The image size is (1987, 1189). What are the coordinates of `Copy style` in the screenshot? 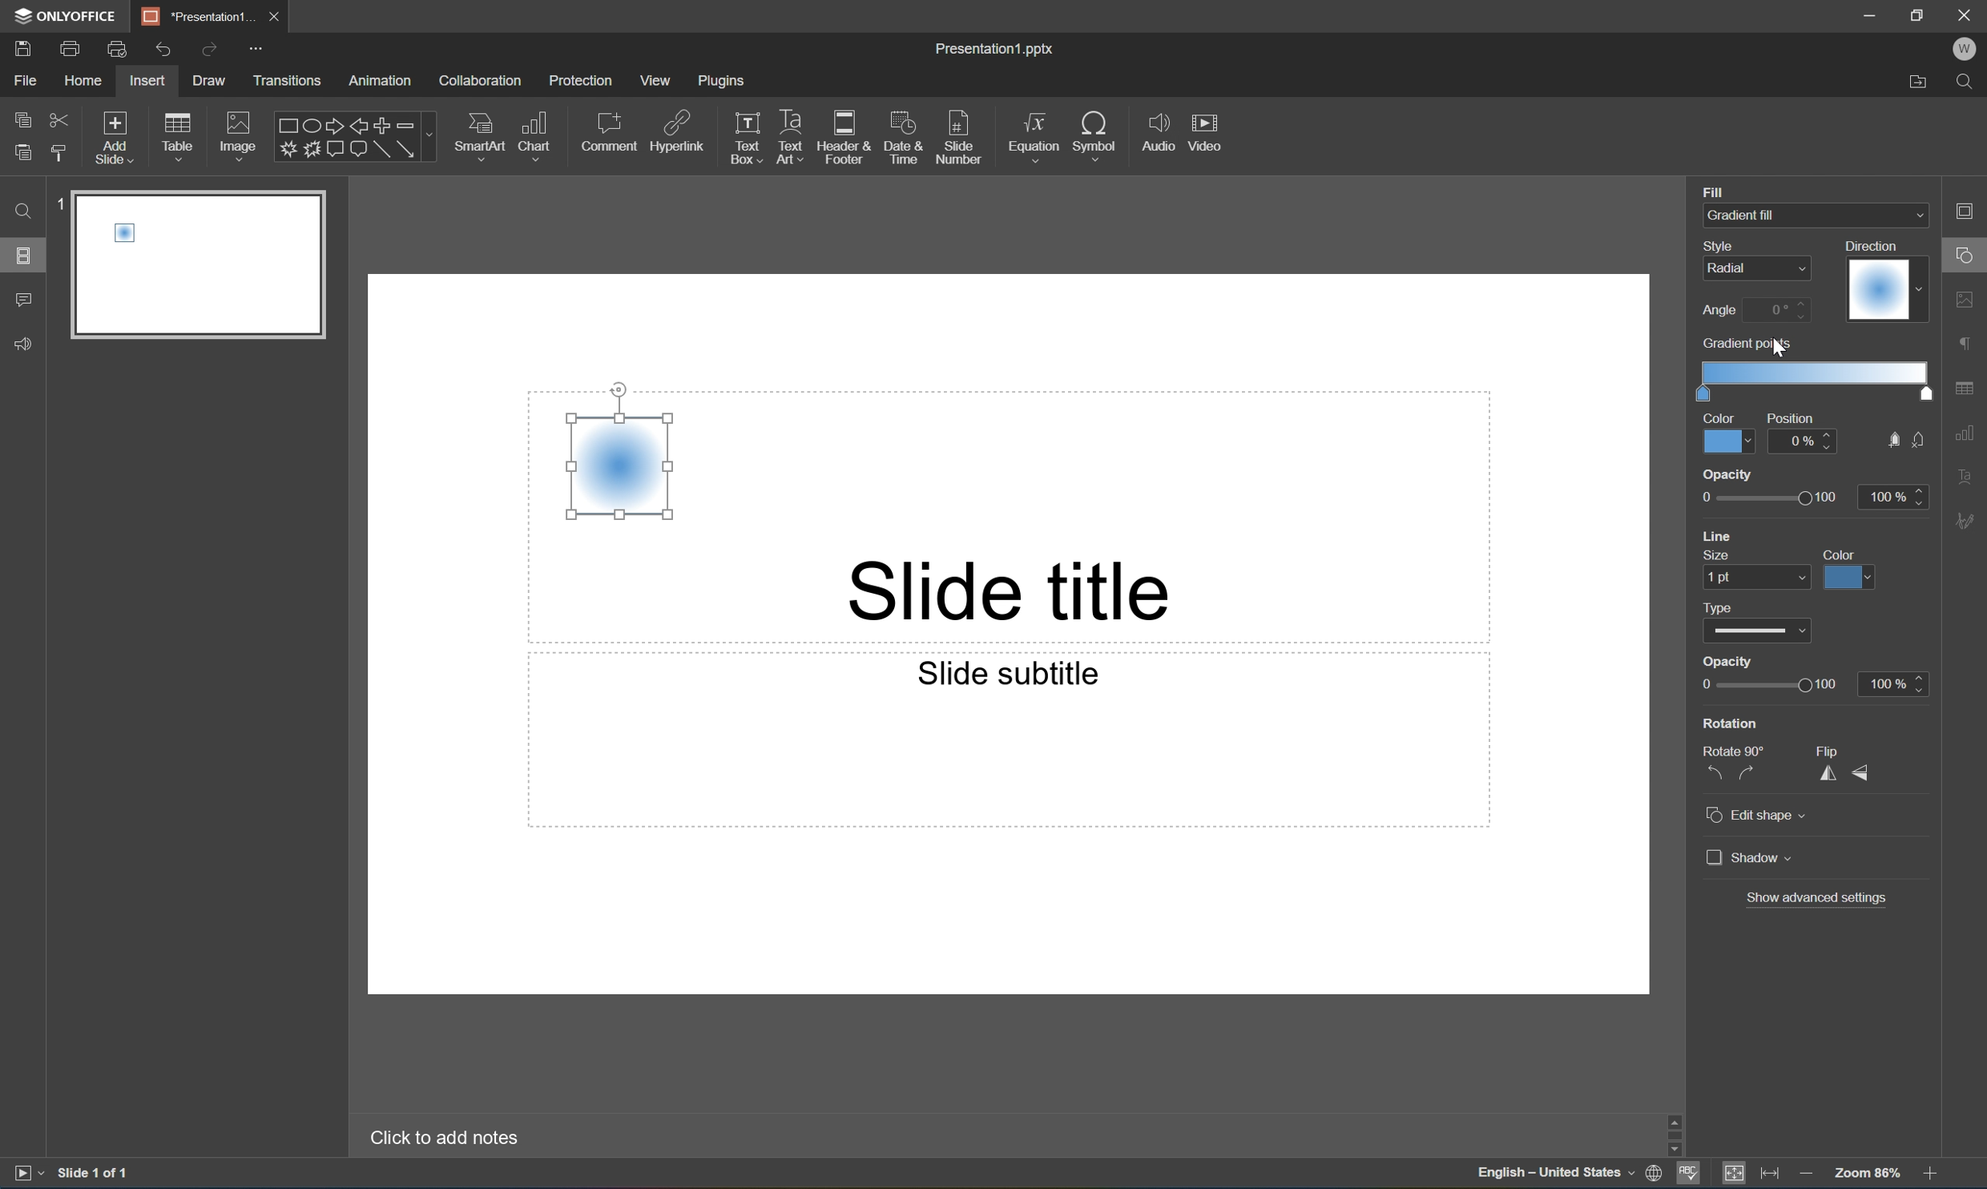 It's located at (61, 154).